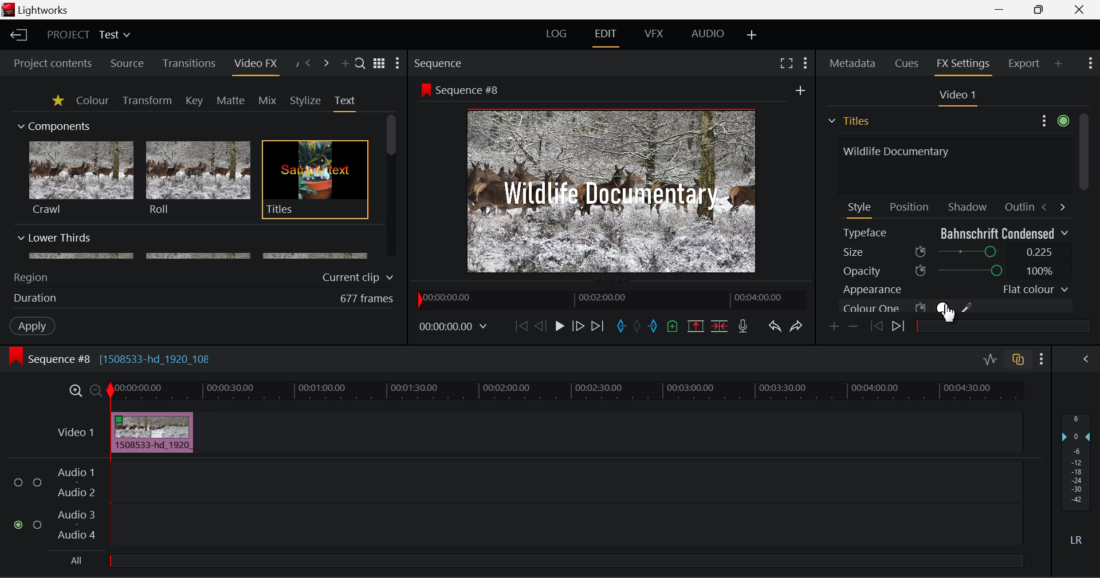 The image size is (1100, 578). What do you see at coordinates (195, 101) in the screenshot?
I see `Key` at bounding box center [195, 101].